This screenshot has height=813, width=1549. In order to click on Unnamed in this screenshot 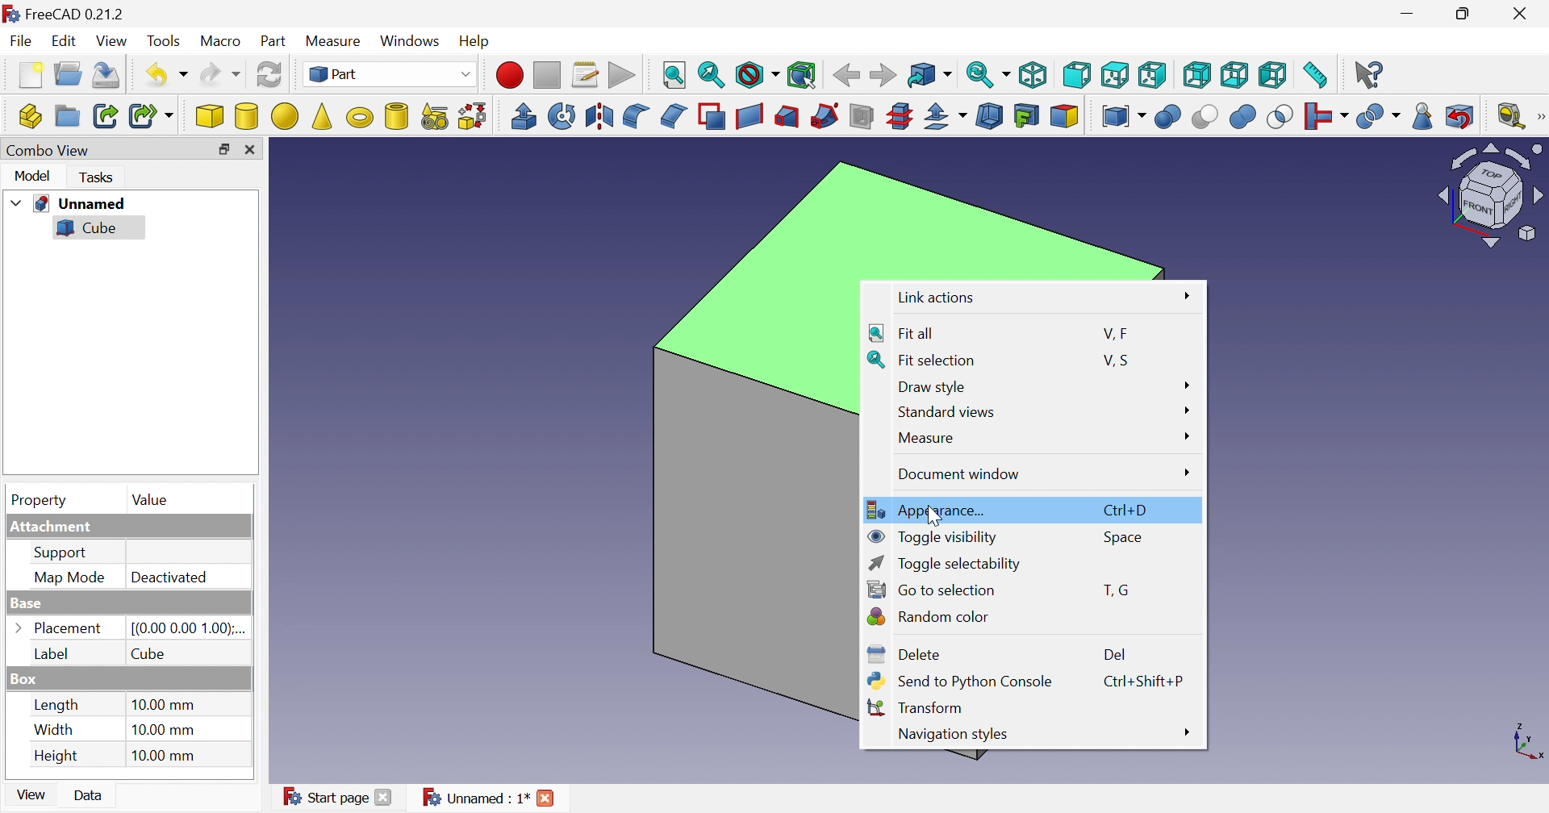, I will do `click(83, 204)`.